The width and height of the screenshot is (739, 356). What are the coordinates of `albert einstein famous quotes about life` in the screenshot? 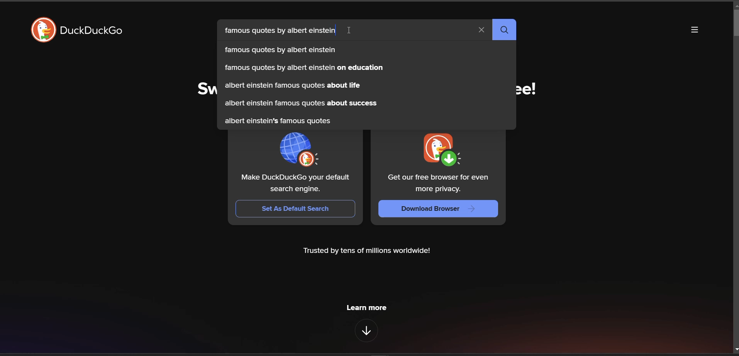 It's located at (292, 85).